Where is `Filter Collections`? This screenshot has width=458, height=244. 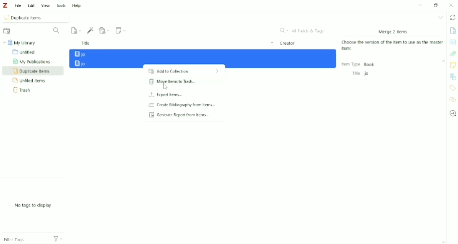 Filter Collections is located at coordinates (58, 31).